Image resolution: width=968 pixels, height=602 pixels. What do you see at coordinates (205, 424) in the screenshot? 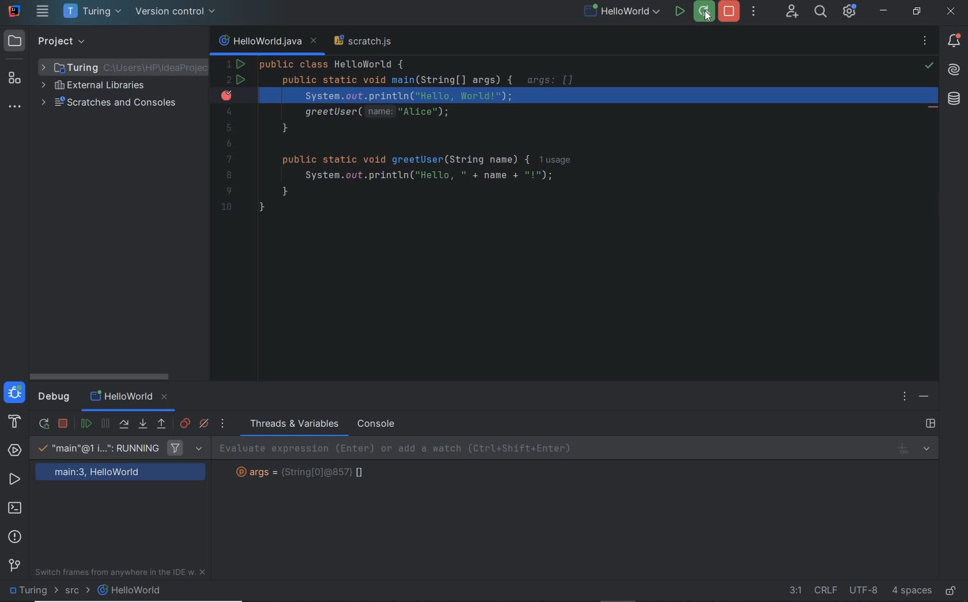
I see `mute breaking points` at bounding box center [205, 424].